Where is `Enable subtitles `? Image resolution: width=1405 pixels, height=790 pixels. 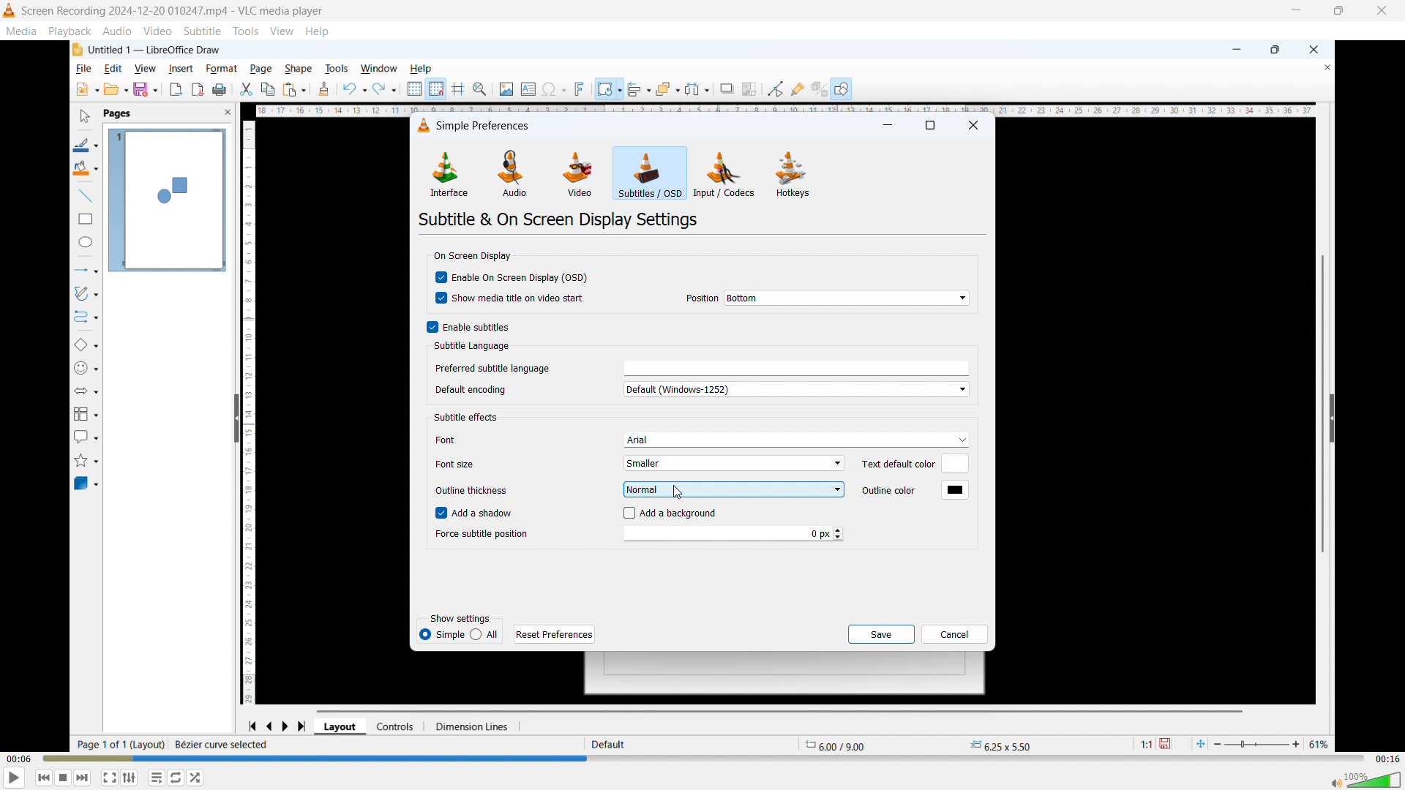
Enable subtitles  is located at coordinates (468, 326).